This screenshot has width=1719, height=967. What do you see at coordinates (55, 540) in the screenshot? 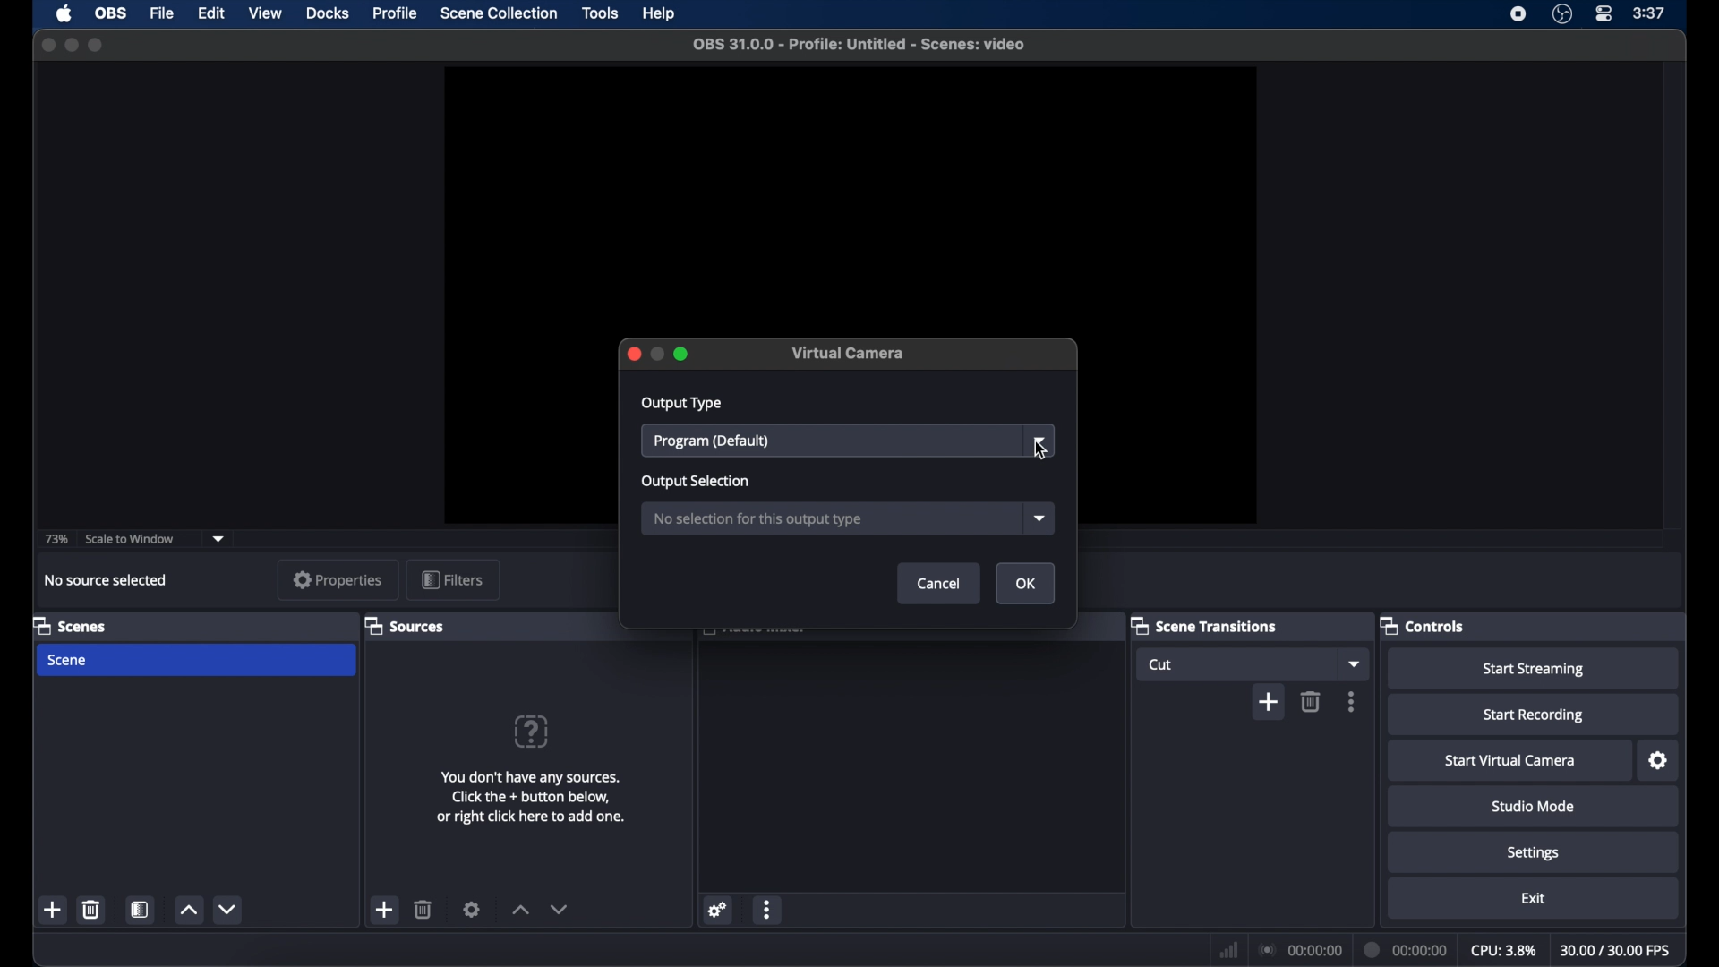
I see `73%` at bounding box center [55, 540].